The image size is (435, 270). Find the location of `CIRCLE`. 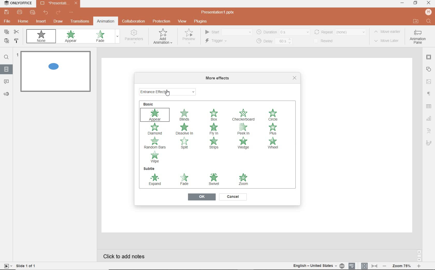

CIRCLE is located at coordinates (274, 115).